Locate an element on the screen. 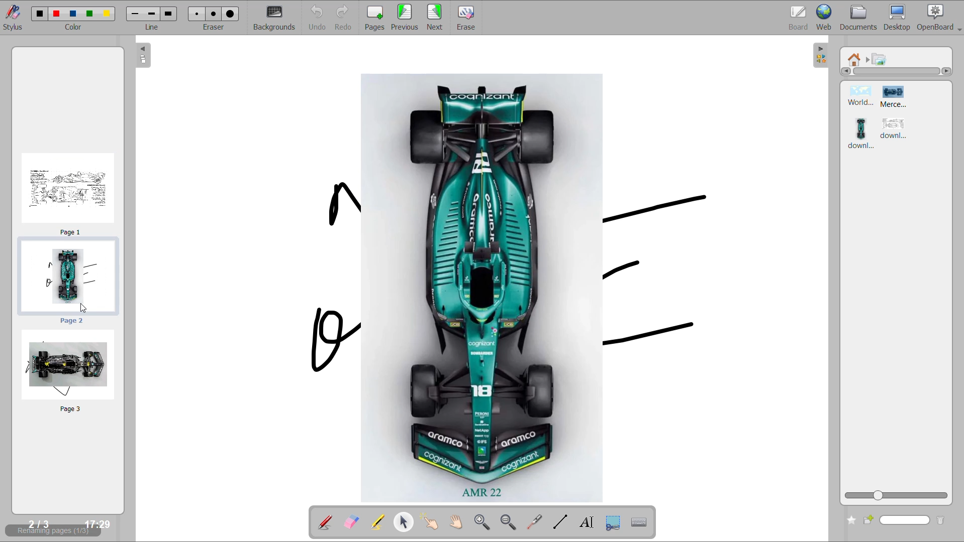 This screenshot has height=542, width=964. pages is located at coordinates (375, 18).